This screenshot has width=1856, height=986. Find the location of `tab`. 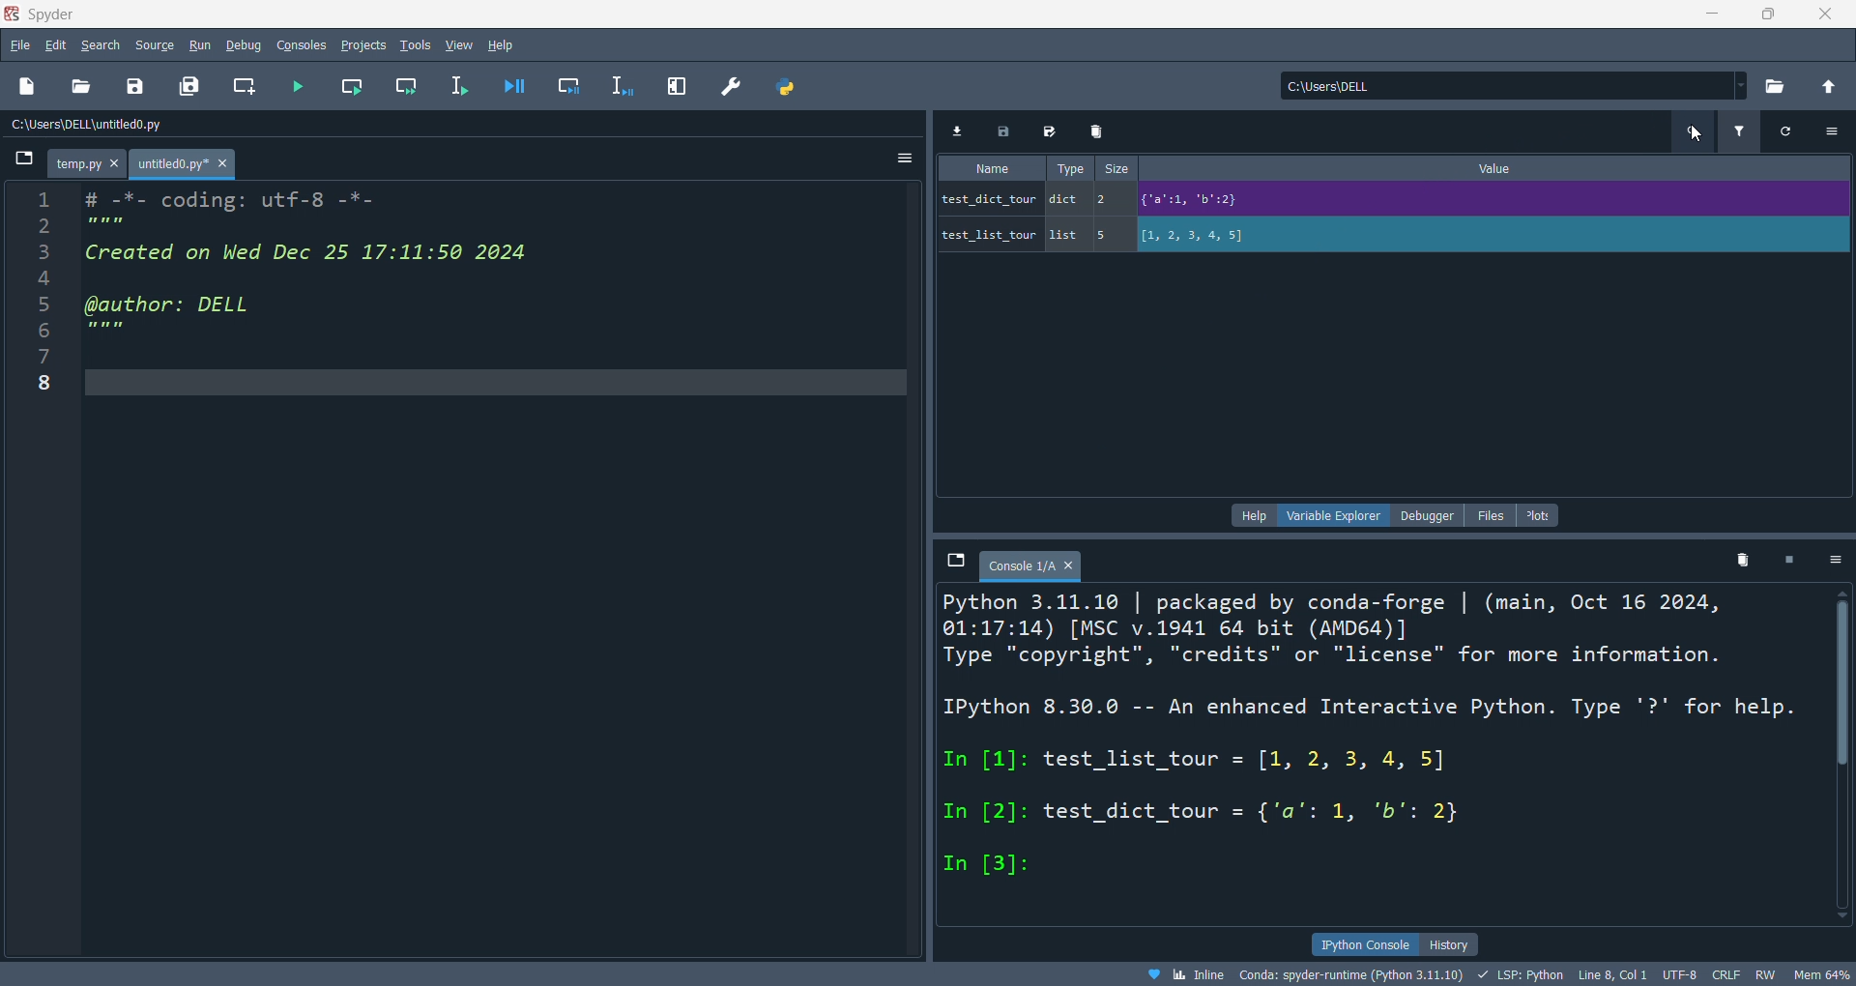

tab is located at coordinates (183, 163).